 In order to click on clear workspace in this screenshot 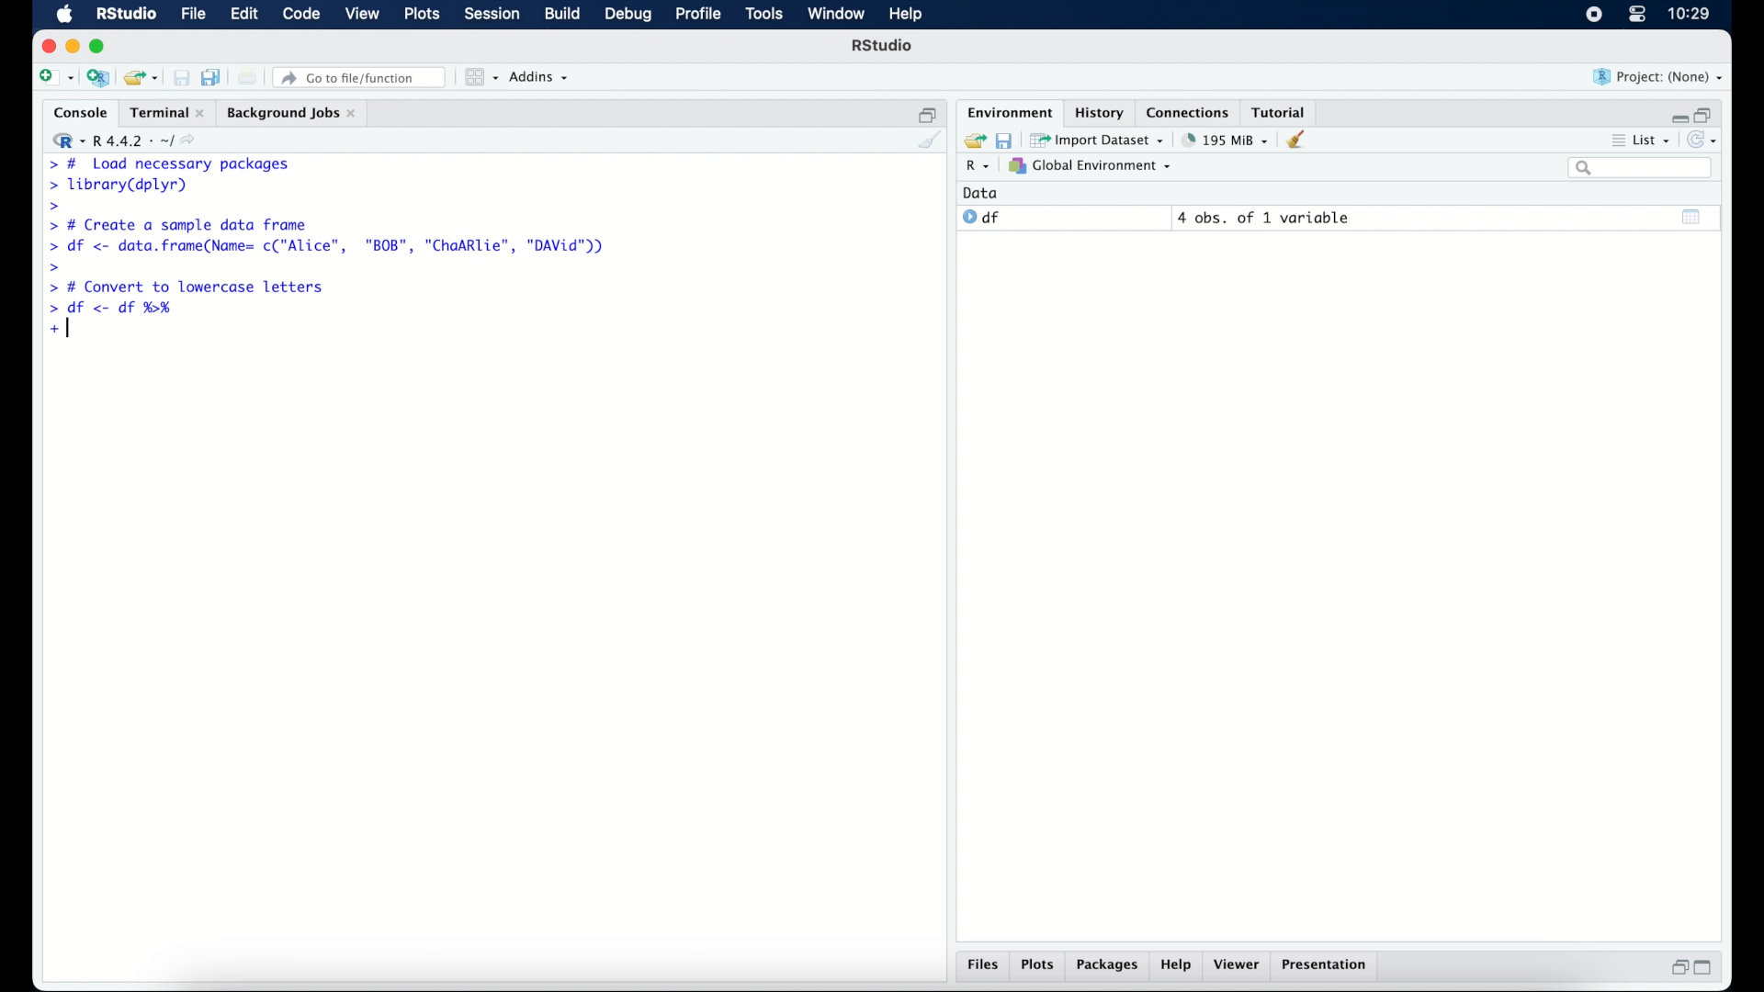, I will do `click(1302, 141)`.